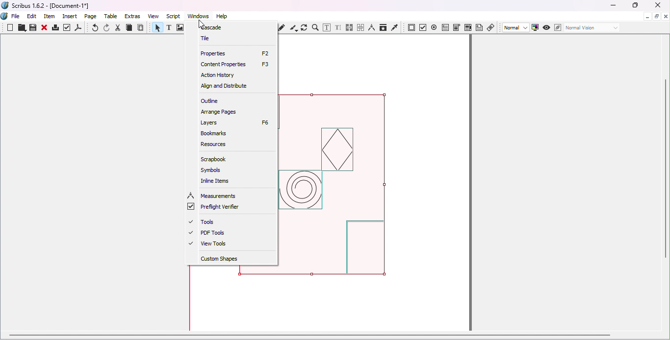 This screenshot has height=340, width=670. I want to click on PDF radio button, so click(434, 27).